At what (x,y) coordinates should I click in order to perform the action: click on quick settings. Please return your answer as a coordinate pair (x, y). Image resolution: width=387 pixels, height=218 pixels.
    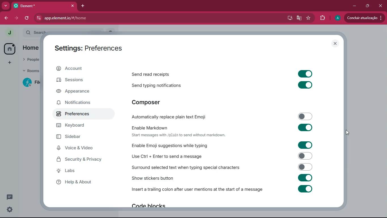
    Looking at the image, I should click on (9, 209).